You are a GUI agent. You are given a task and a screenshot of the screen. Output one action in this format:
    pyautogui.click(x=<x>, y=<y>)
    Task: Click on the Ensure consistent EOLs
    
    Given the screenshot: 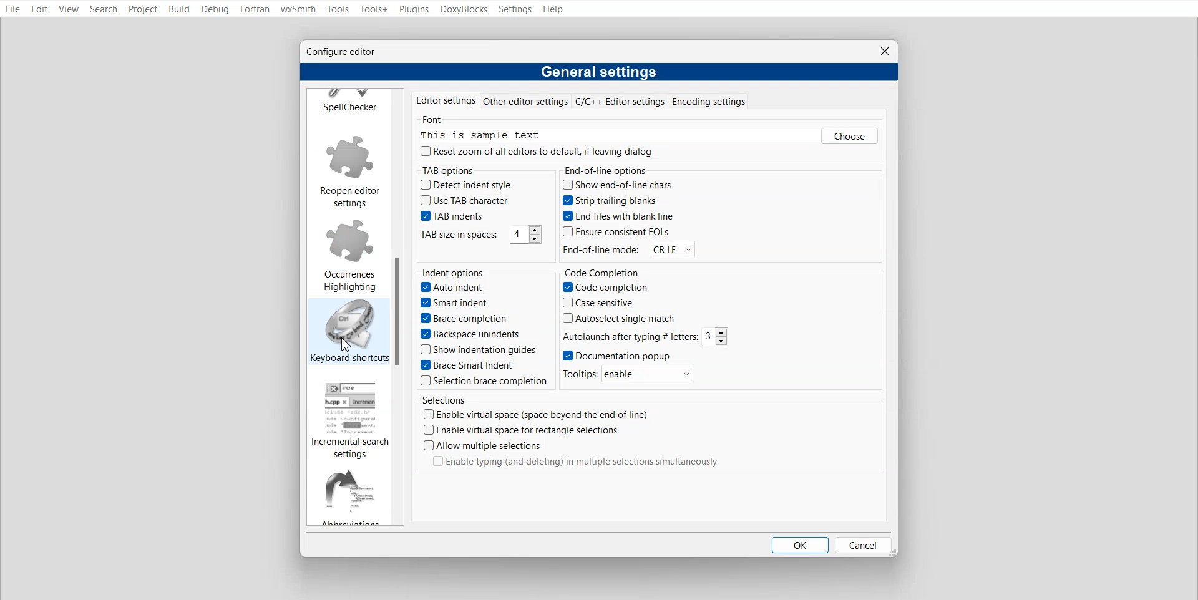 What is the action you would take?
    pyautogui.click(x=615, y=233)
    